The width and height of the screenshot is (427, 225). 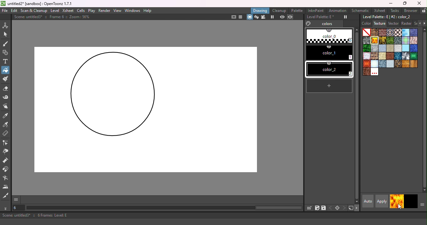 What do you see at coordinates (424, 109) in the screenshot?
I see `vertical scroll bar` at bounding box center [424, 109].